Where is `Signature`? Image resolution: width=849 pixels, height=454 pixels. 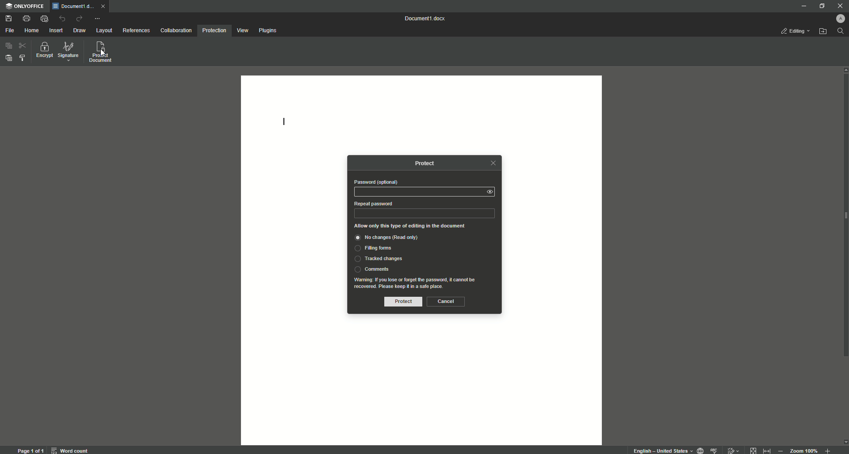
Signature is located at coordinates (69, 52).